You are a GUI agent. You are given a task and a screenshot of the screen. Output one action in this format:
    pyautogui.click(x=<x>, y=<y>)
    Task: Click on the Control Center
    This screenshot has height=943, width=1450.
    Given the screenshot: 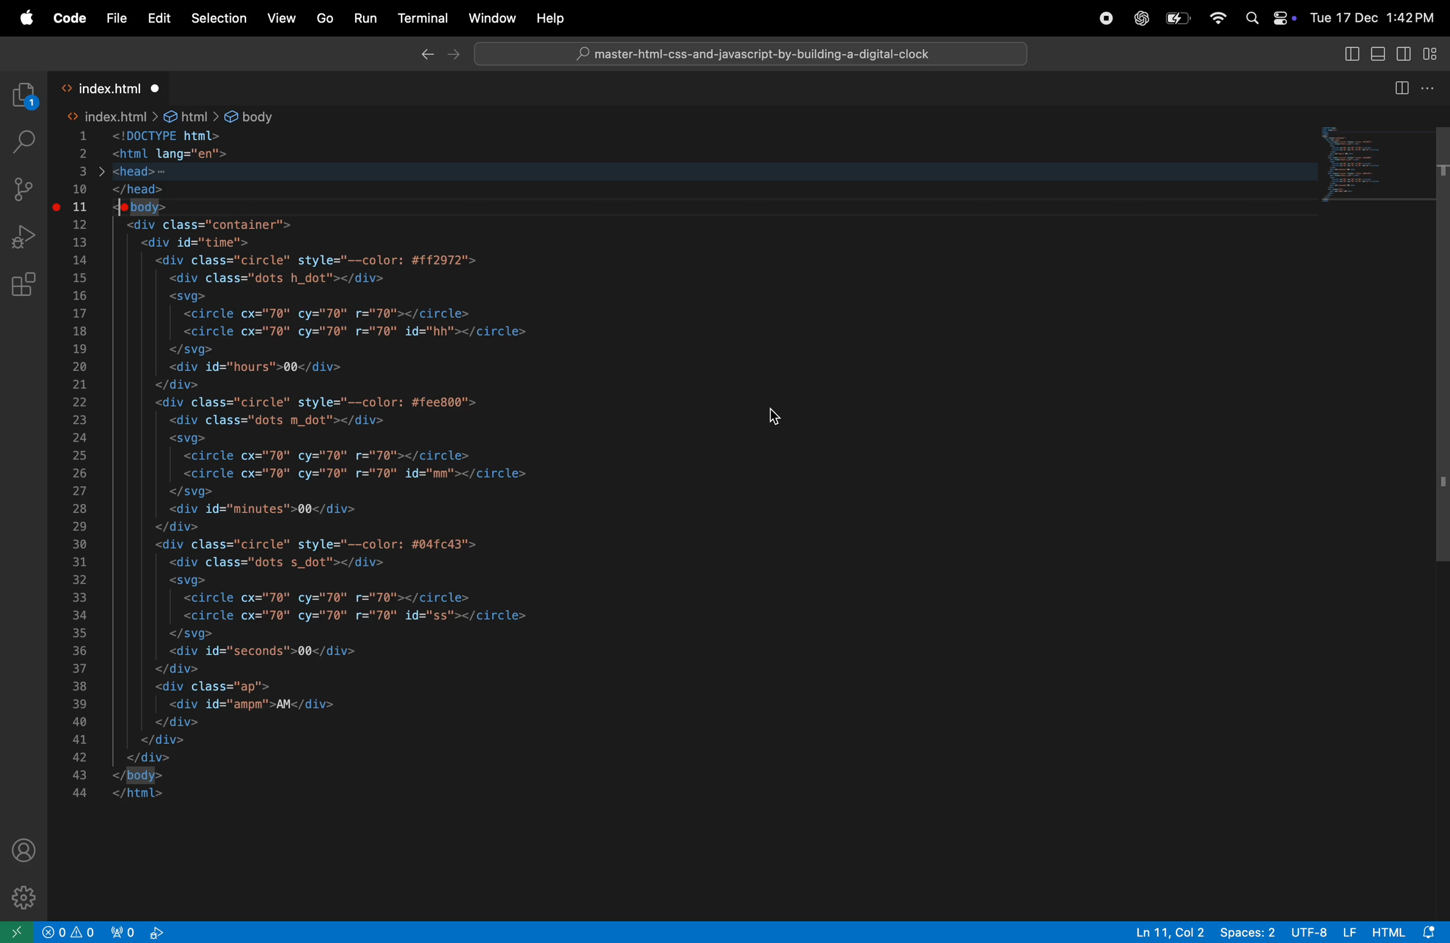 What is the action you would take?
    pyautogui.click(x=1286, y=17)
    